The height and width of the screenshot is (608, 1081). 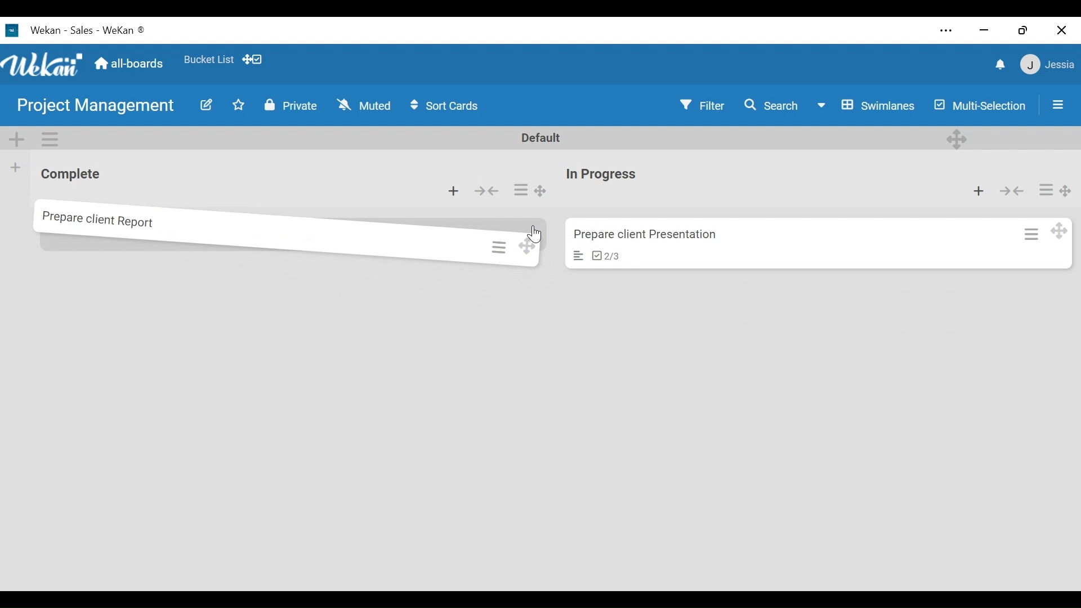 What do you see at coordinates (979, 107) in the screenshot?
I see `Multi-Selection` at bounding box center [979, 107].